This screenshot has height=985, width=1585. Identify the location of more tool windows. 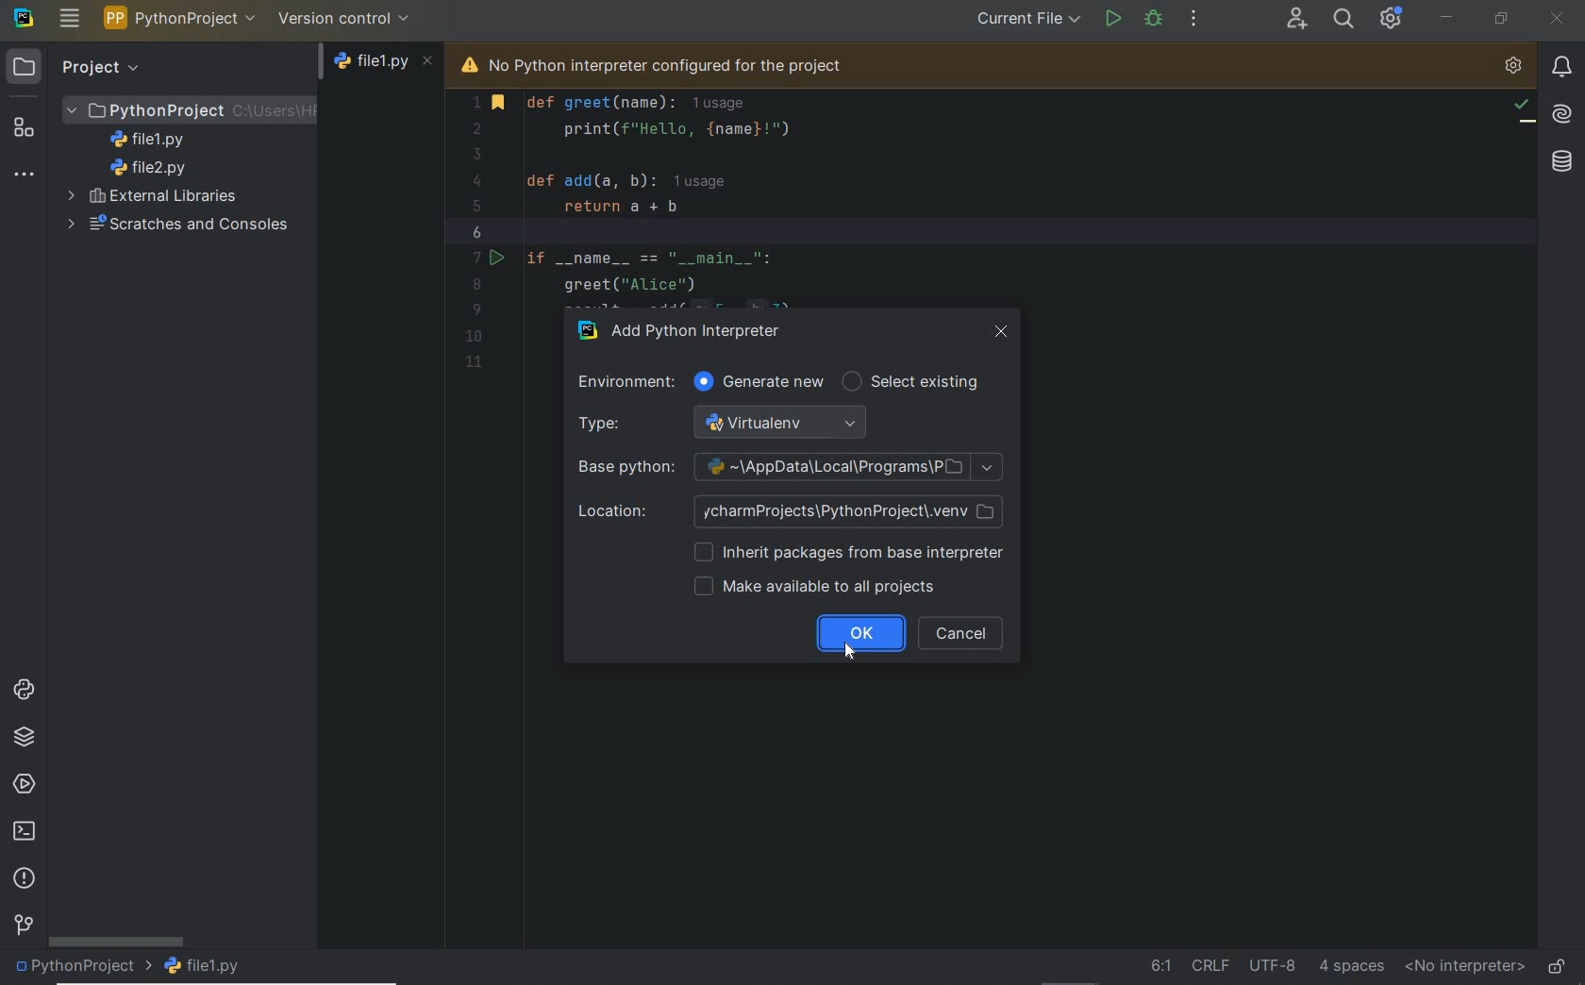
(24, 175).